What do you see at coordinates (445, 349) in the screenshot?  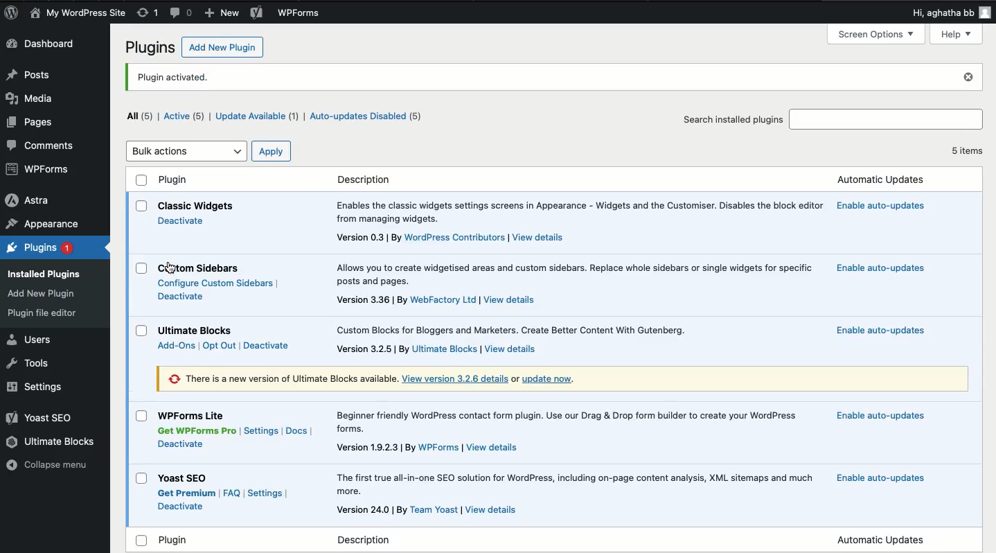 I see `ultimate` at bounding box center [445, 349].